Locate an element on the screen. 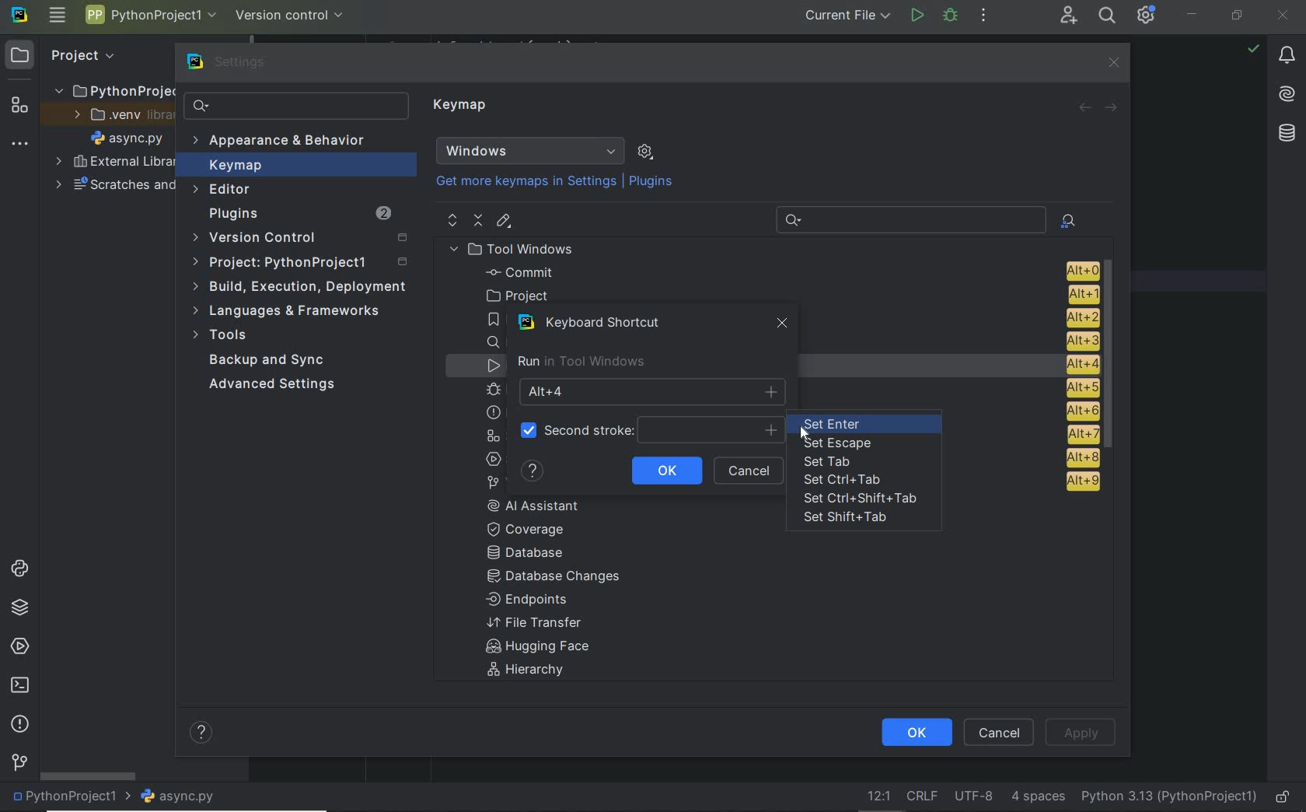 The image size is (1306, 812). forward is located at coordinates (1112, 107).